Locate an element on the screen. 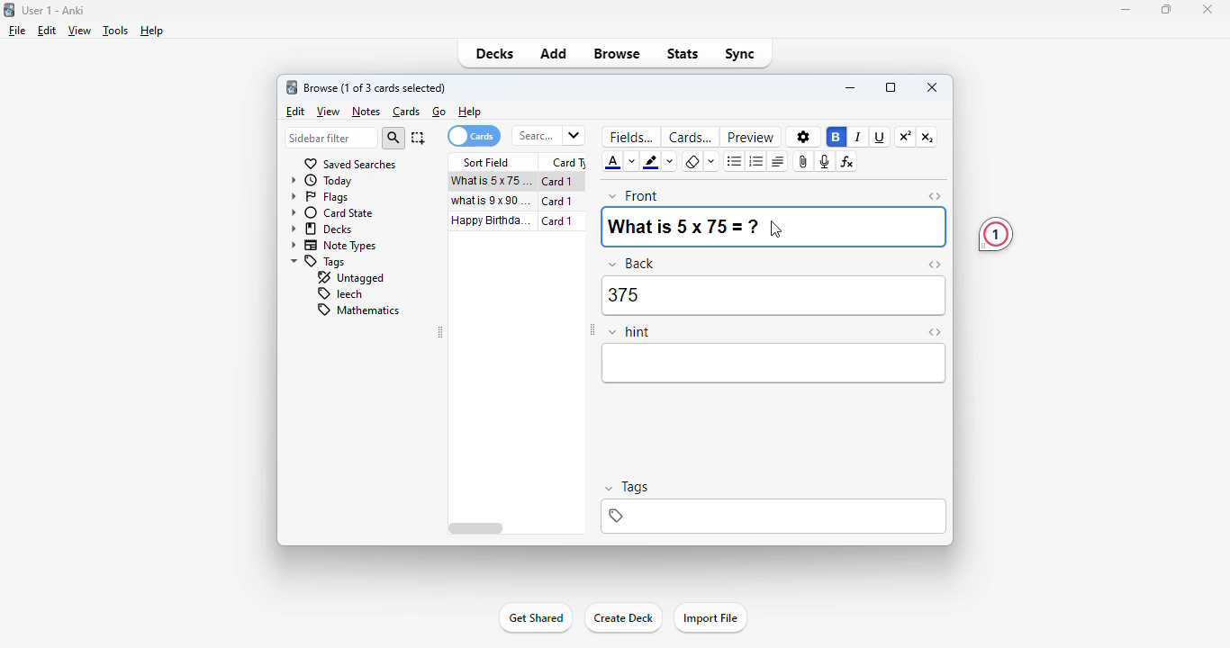 The image size is (1230, 648). cursor is located at coordinates (776, 229).